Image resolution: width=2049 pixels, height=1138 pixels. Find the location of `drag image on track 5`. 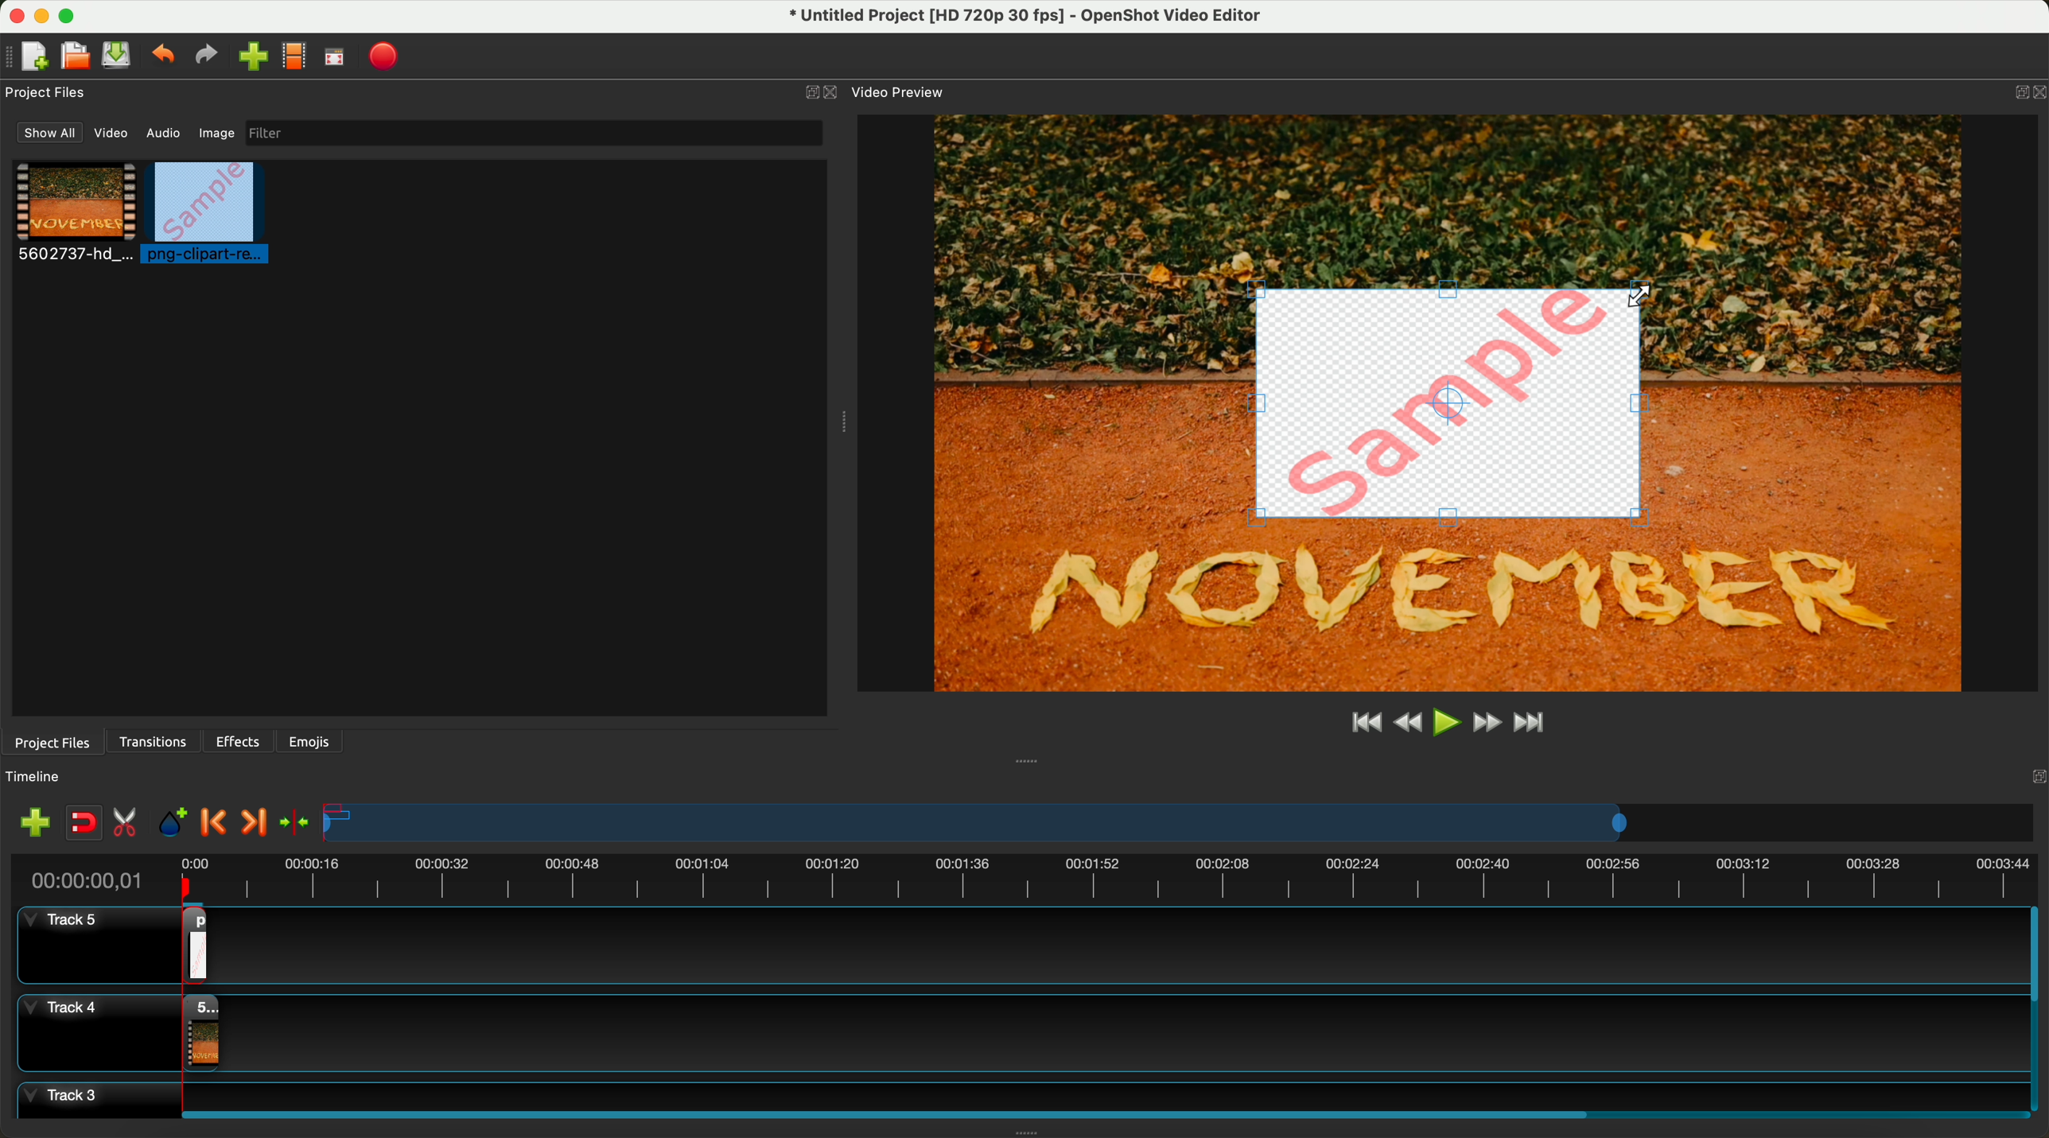

drag image on track 5 is located at coordinates (200, 943).